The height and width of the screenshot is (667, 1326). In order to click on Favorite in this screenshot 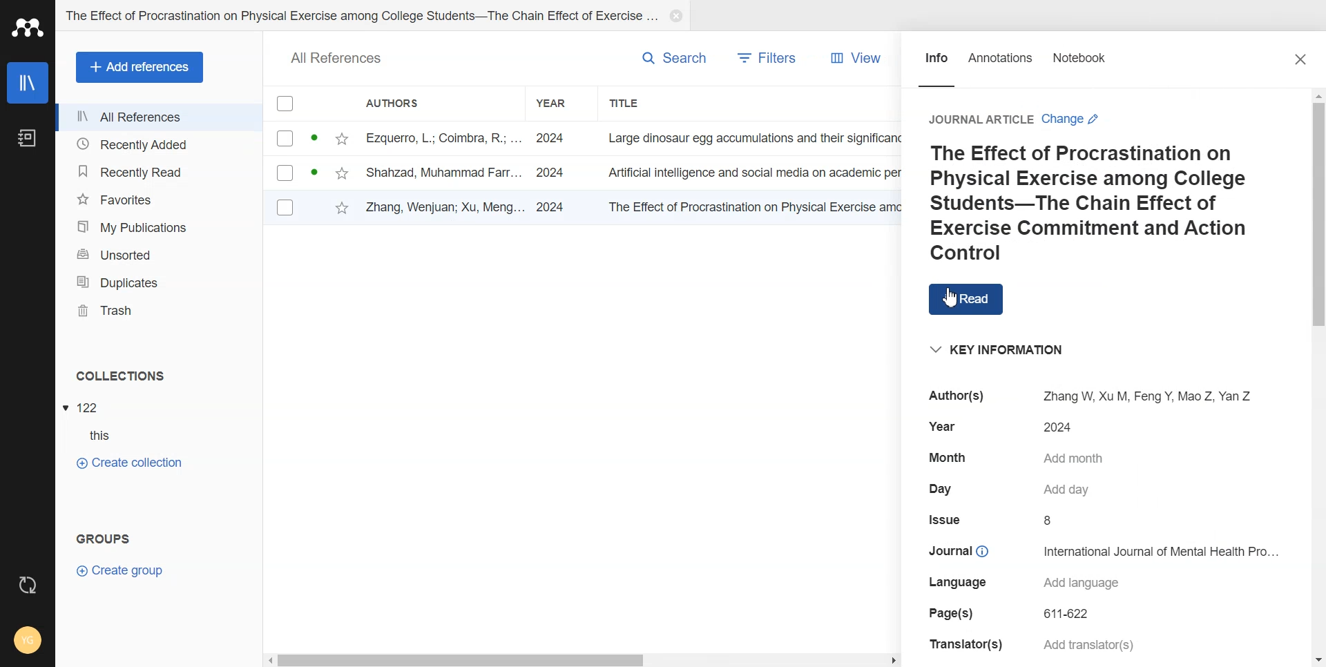, I will do `click(343, 204)`.